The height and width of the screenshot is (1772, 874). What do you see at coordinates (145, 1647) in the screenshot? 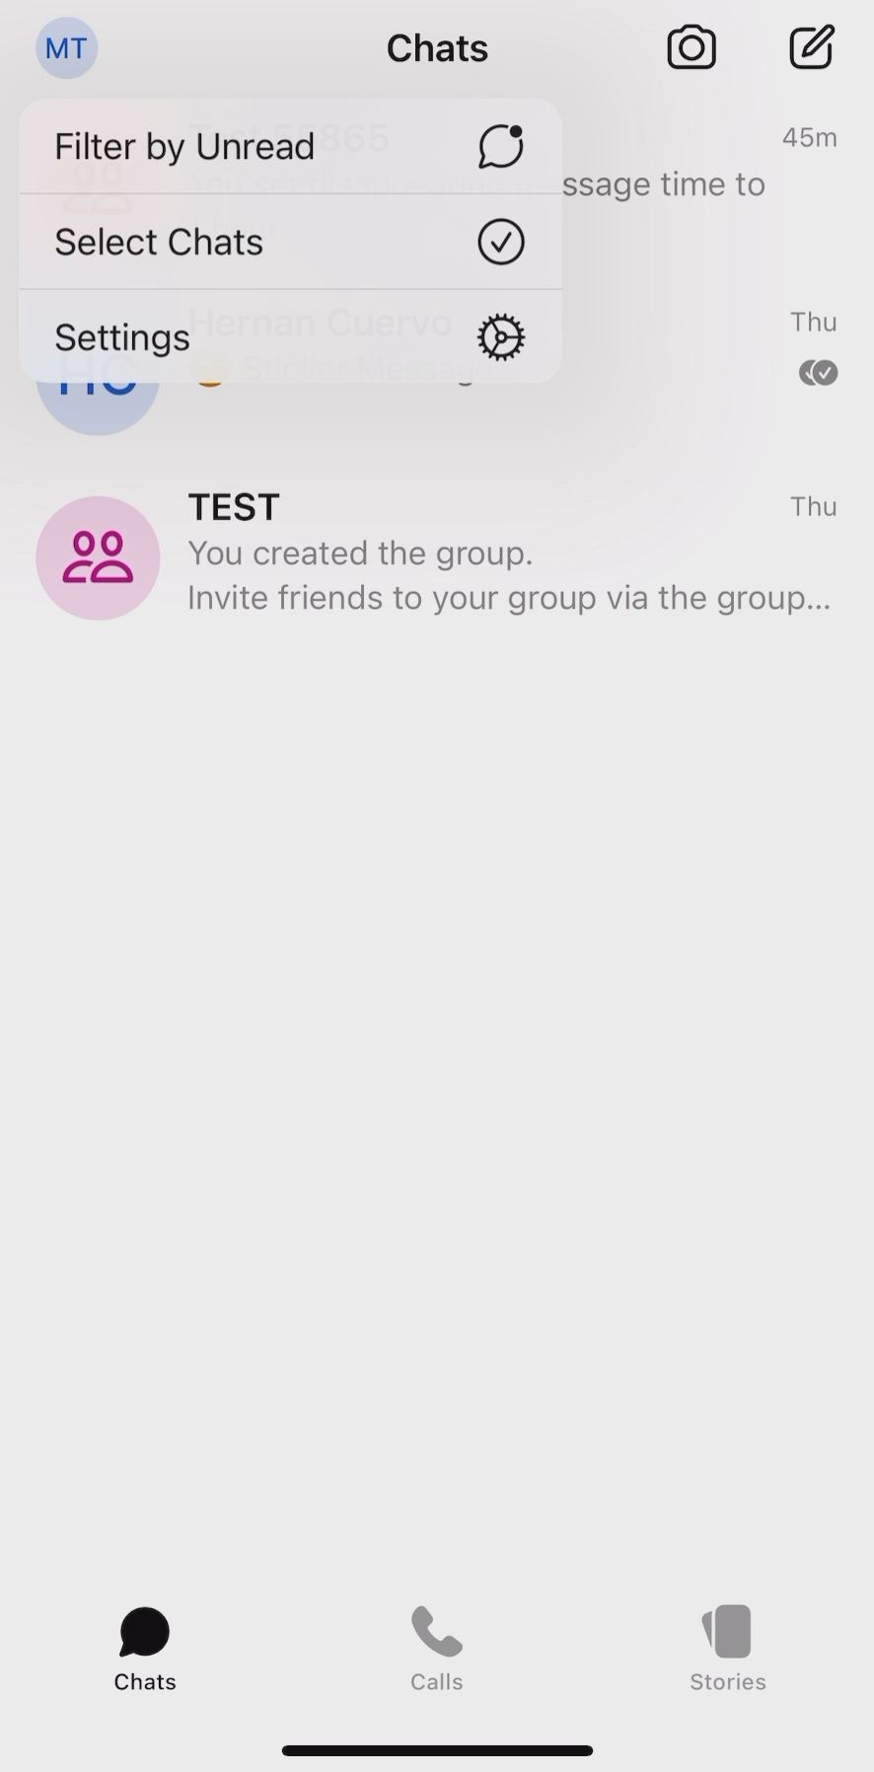
I see `chats` at bounding box center [145, 1647].